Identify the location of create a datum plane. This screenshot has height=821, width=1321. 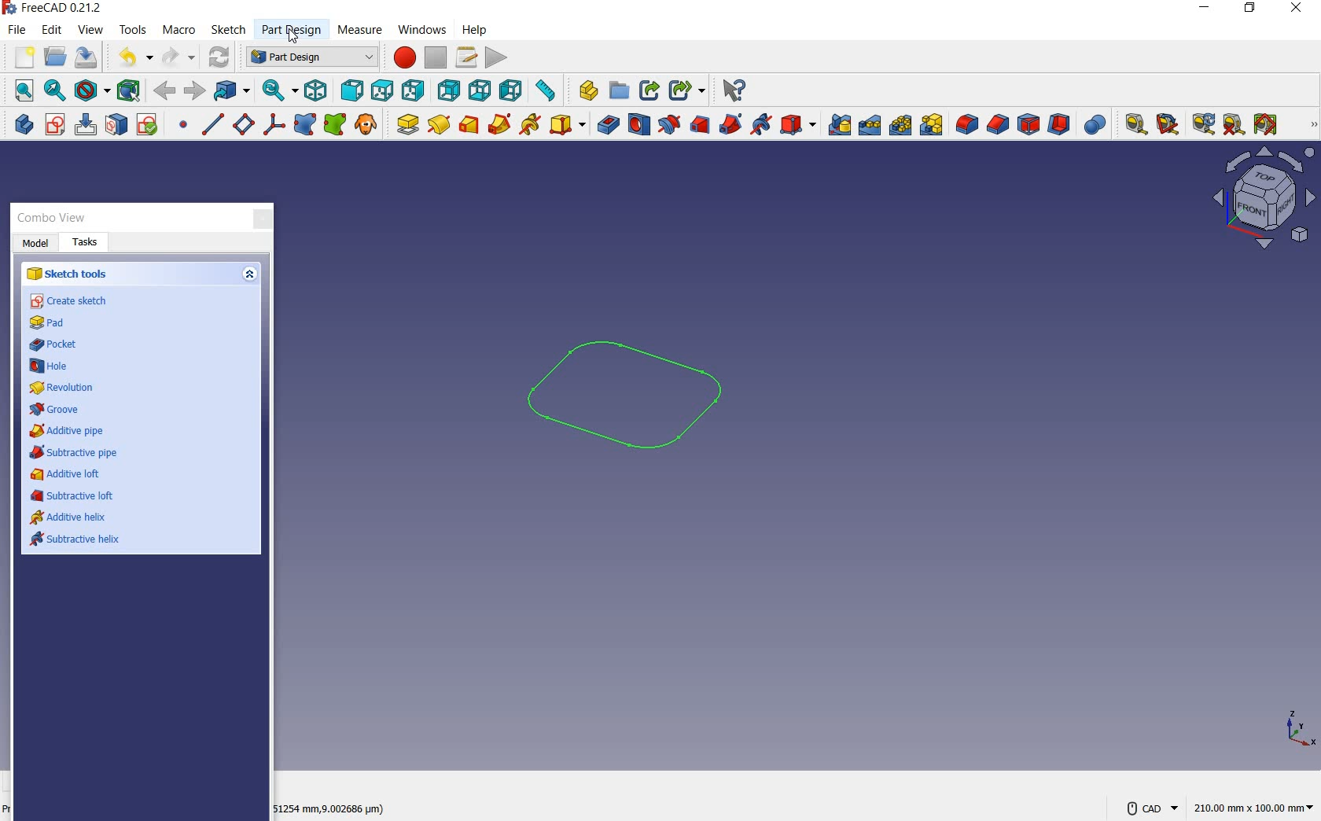
(244, 124).